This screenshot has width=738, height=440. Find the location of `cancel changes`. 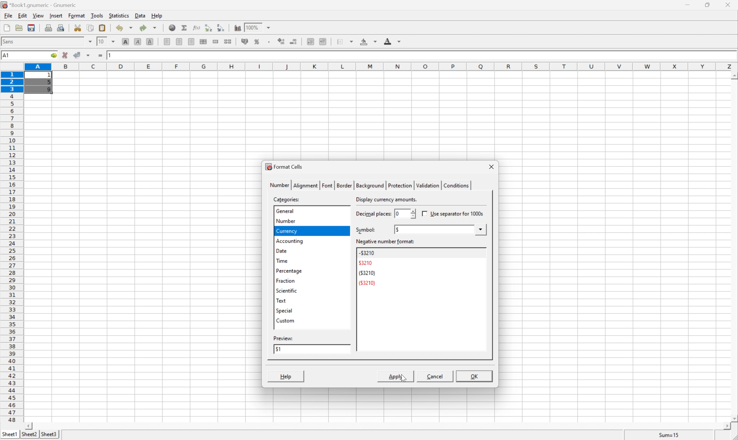

cancel changes is located at coordinates (65, 55).